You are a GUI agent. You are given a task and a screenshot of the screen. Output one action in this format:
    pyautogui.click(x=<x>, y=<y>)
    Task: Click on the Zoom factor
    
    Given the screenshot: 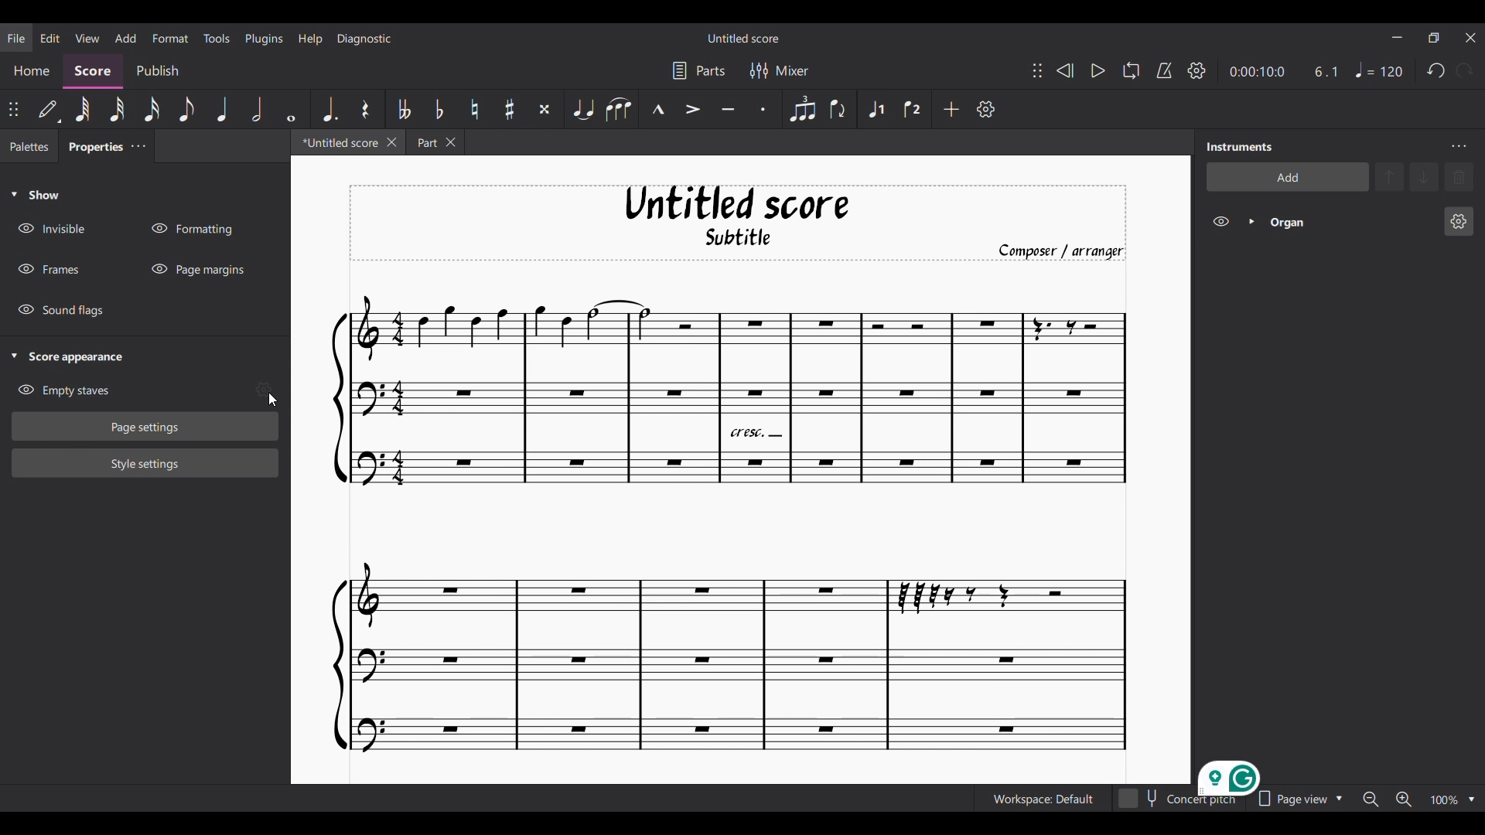 What is the action you would take?
    pyautogui.click(x=1444, y=800)
    